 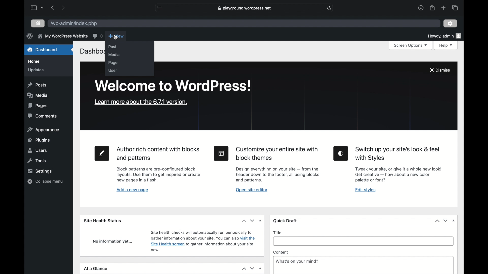 What do you see at coordinates (73, 24) in the screenshot?
I see `wordpress address` at bounding box center [73, 24].